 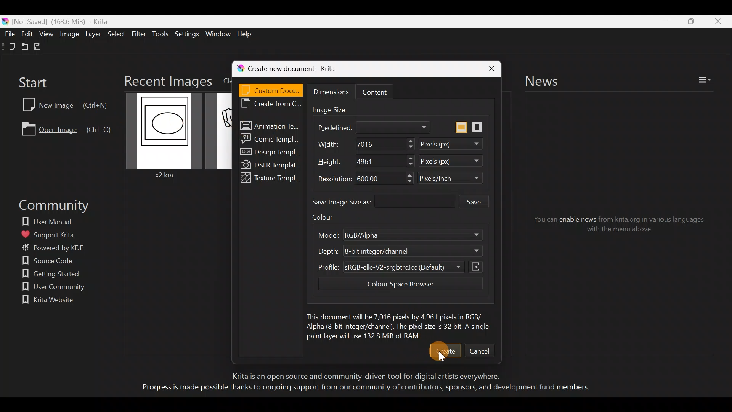 What do you see at coordinates (167, 80) in the screenshot?
I see `Recent images` at bounding box center [167, 80].